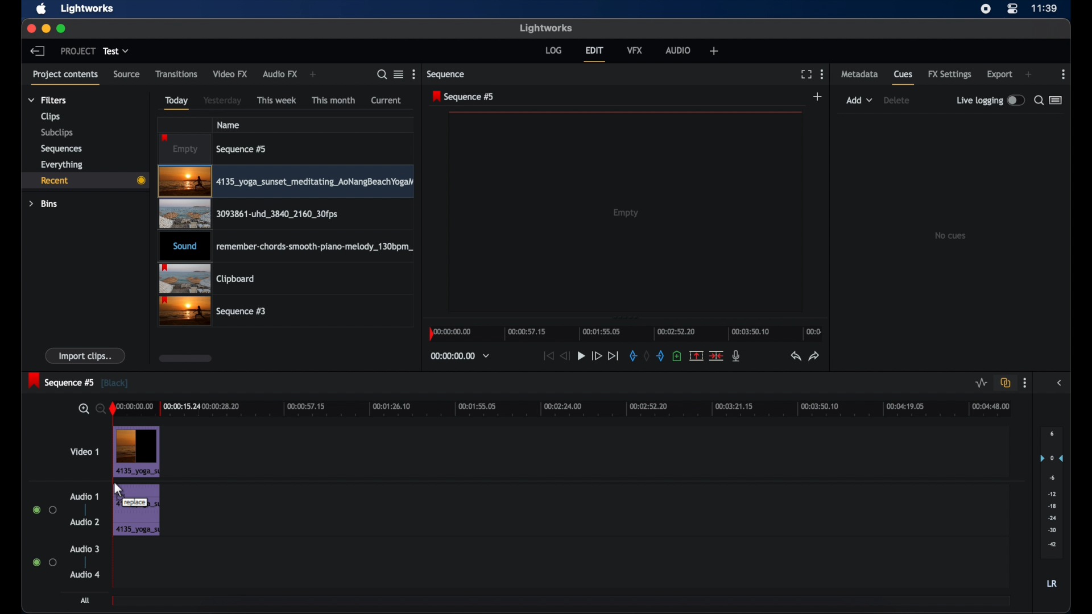 The height and width of the screenshot is (614, 1092). I want to click on close, so click(31, 28).